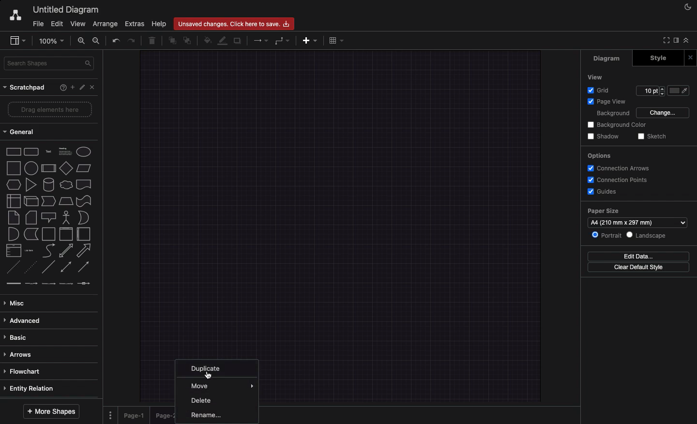 The width and height of the screenshot is (697, 424). I want to click on Drag elements here, so click(50, 109).